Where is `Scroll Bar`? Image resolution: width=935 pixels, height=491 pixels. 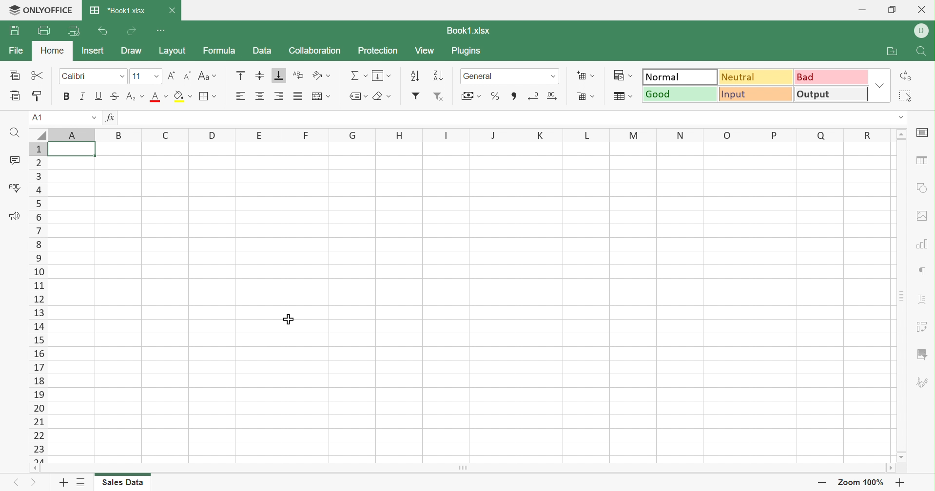
Scroll Bar is located at coordinates (460, 468).